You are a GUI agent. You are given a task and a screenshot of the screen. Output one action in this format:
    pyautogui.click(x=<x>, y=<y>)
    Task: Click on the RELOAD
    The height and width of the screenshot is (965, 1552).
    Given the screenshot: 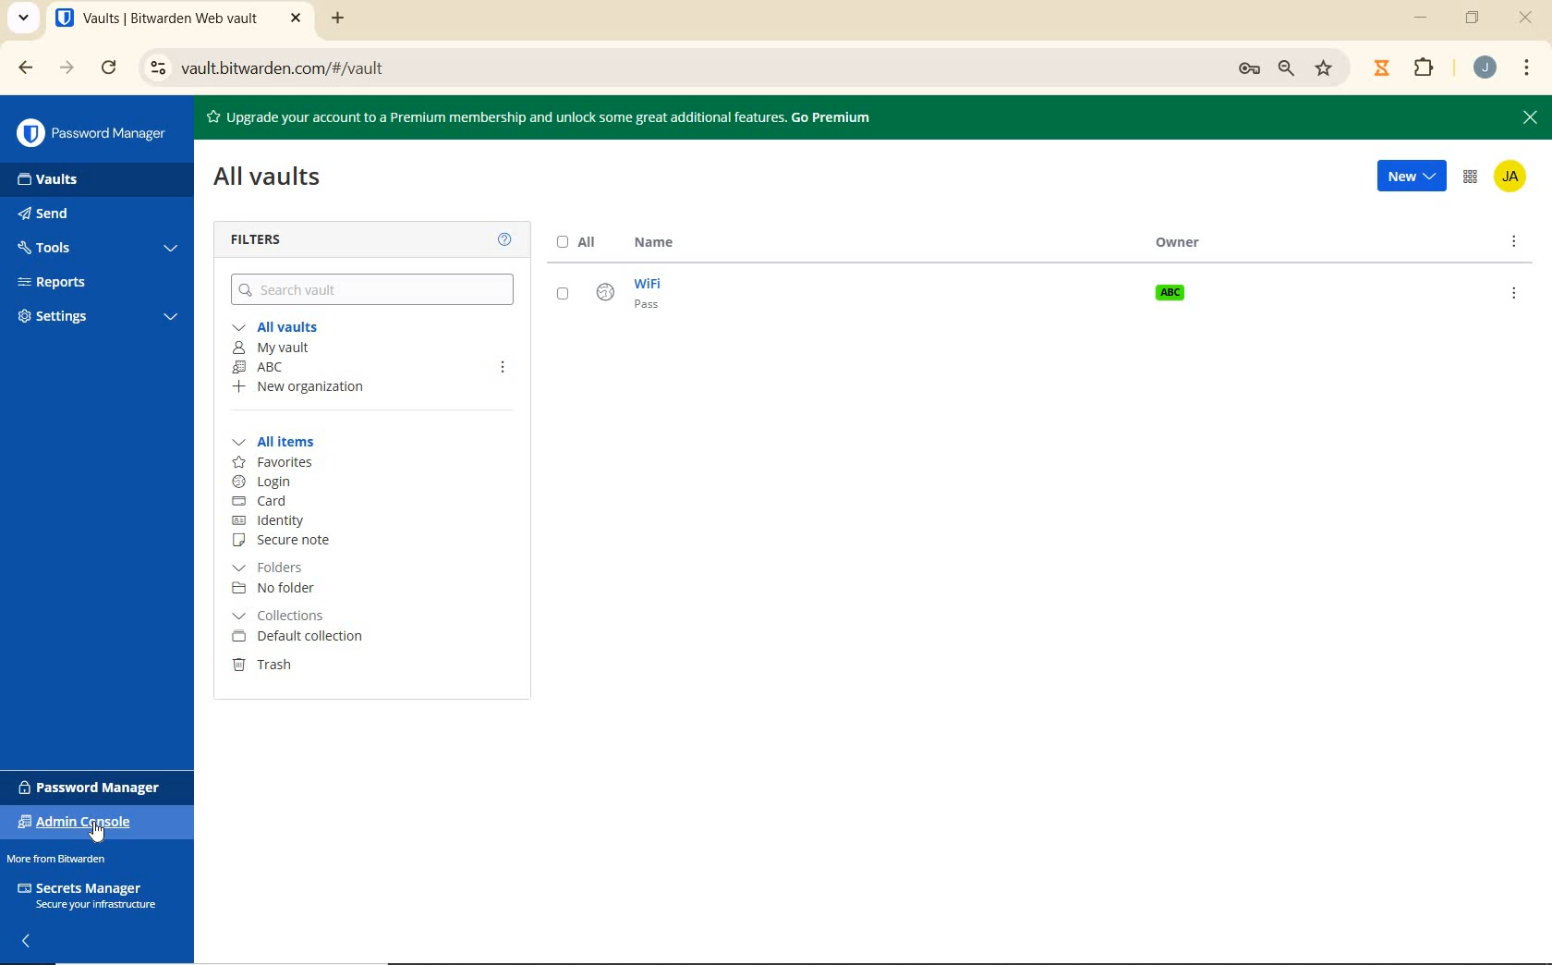 What is the action you would take?
    pyautogui.click(x=109, y=69)
    